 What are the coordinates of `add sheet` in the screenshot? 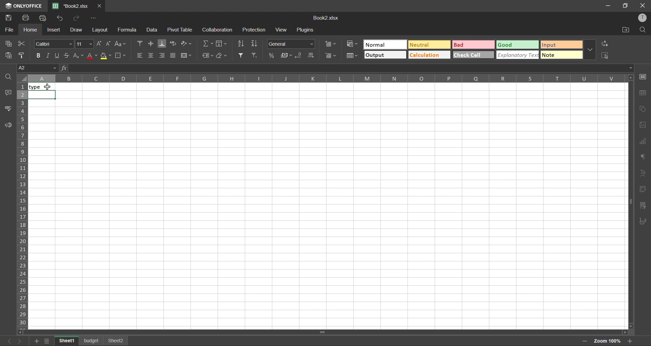 It's located at (36, 341).